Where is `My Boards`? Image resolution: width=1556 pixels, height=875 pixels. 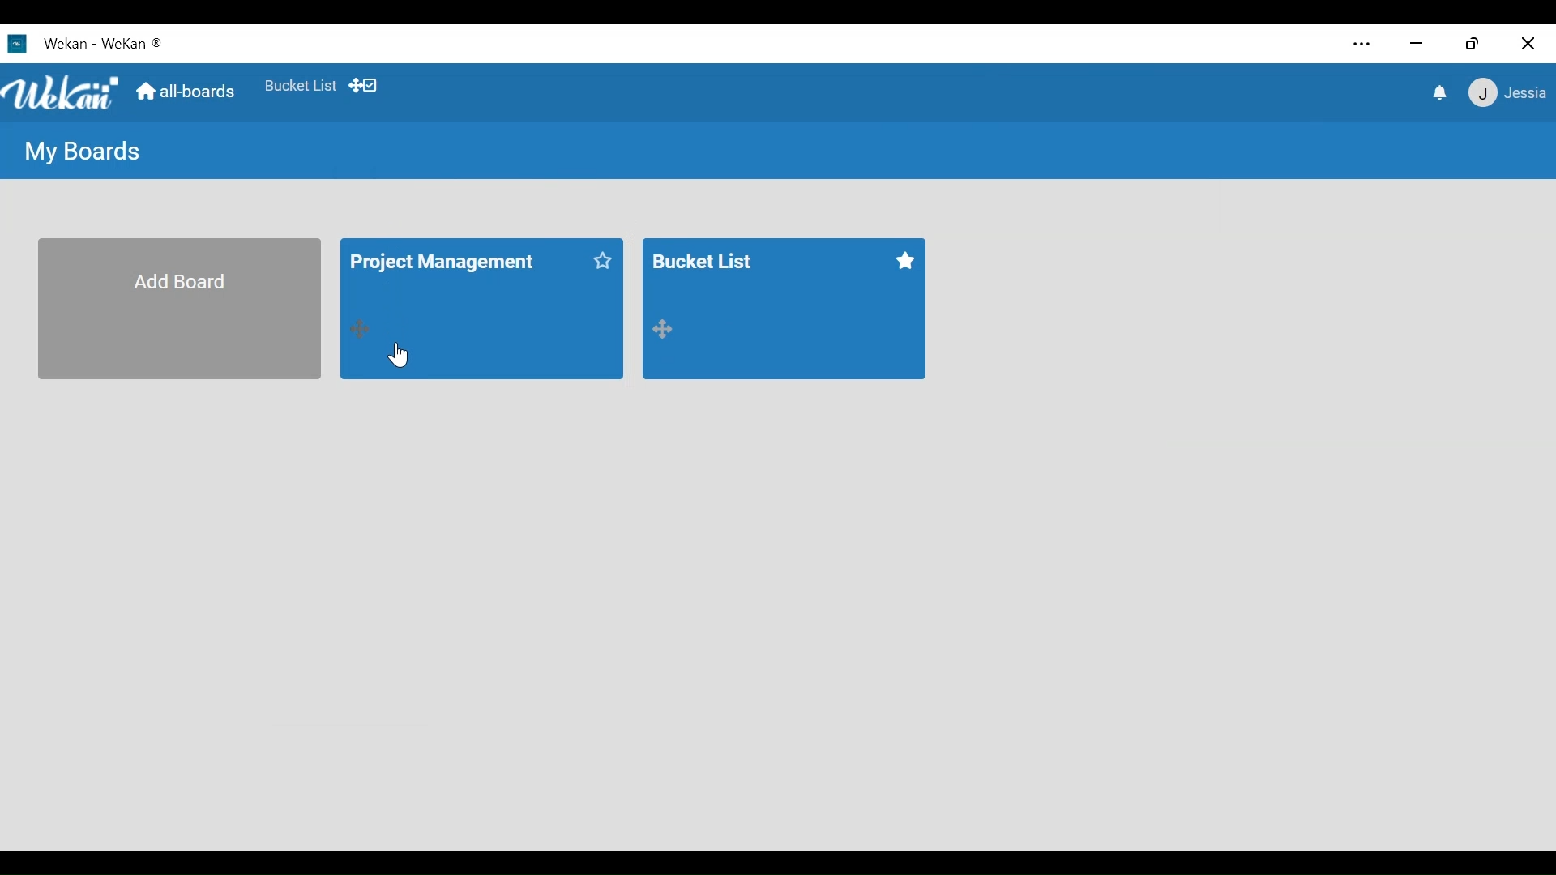 My Boards is located at coordinates (87, 150).